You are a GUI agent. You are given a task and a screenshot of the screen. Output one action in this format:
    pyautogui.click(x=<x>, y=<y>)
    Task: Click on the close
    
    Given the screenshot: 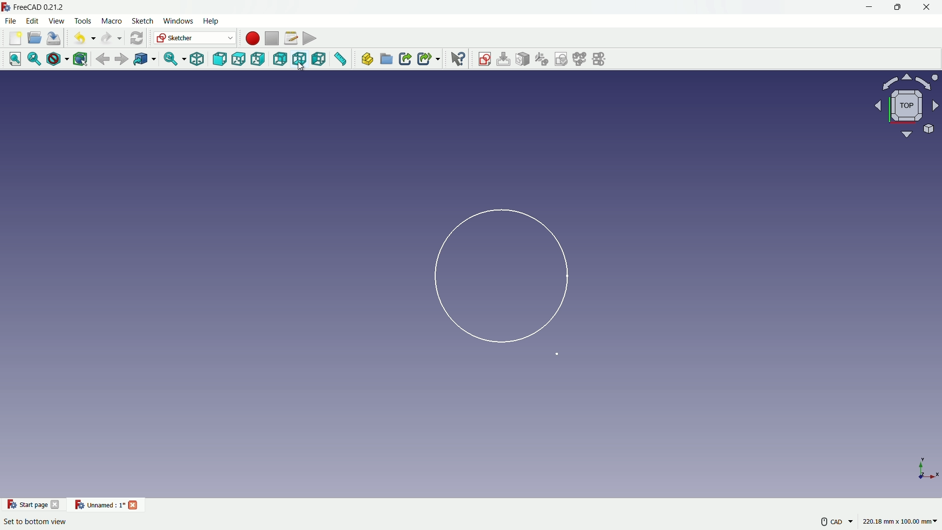 What is the action you would take?
    pyautogui.click(x=57, y=504)
    